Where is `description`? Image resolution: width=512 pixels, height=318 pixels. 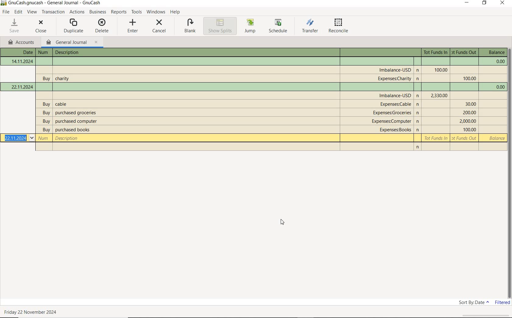 description is located at coordinates (78, 113).